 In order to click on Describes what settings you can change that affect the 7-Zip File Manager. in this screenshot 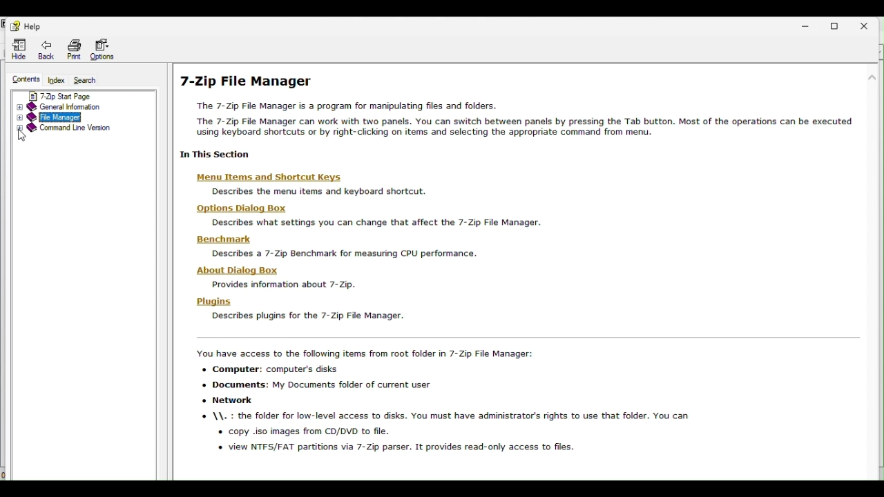, I will do `click(371, 223)`.